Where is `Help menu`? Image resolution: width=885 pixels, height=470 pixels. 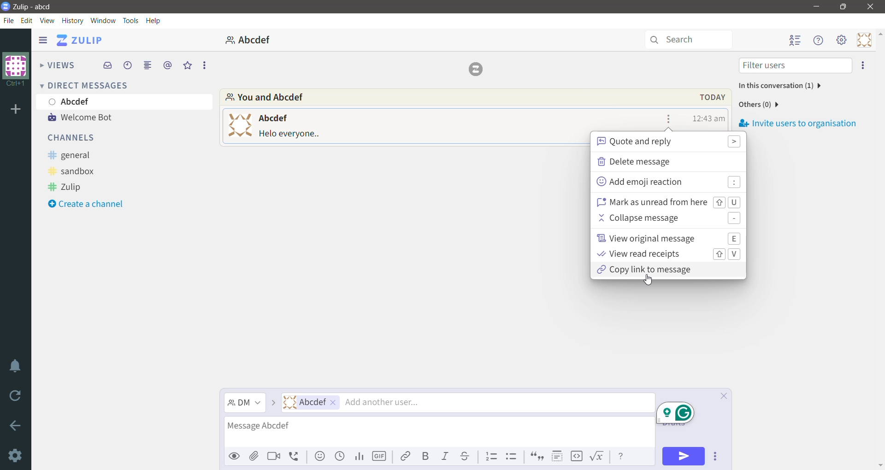
Help menu is located at coordinates (820, 40).